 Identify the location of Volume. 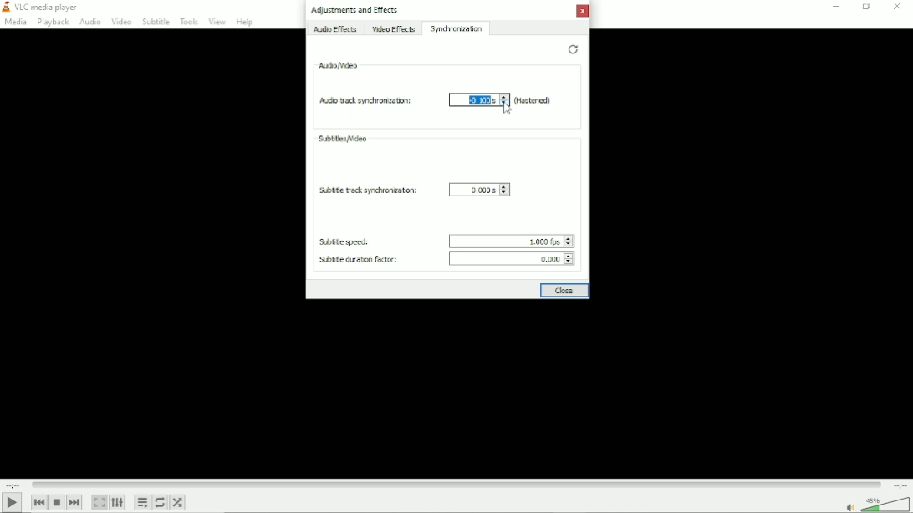
(877, 505).